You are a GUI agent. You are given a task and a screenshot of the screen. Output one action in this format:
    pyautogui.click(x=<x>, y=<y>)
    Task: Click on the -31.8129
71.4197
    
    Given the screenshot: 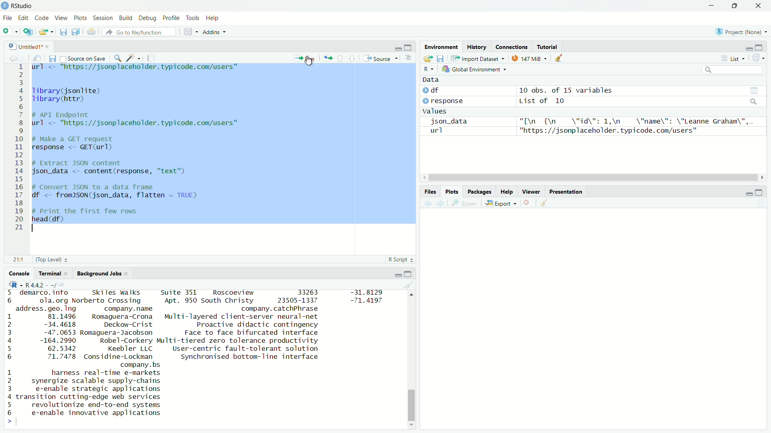 What is the action you would take?
    pyautogui.click(x=366, y=298)
    